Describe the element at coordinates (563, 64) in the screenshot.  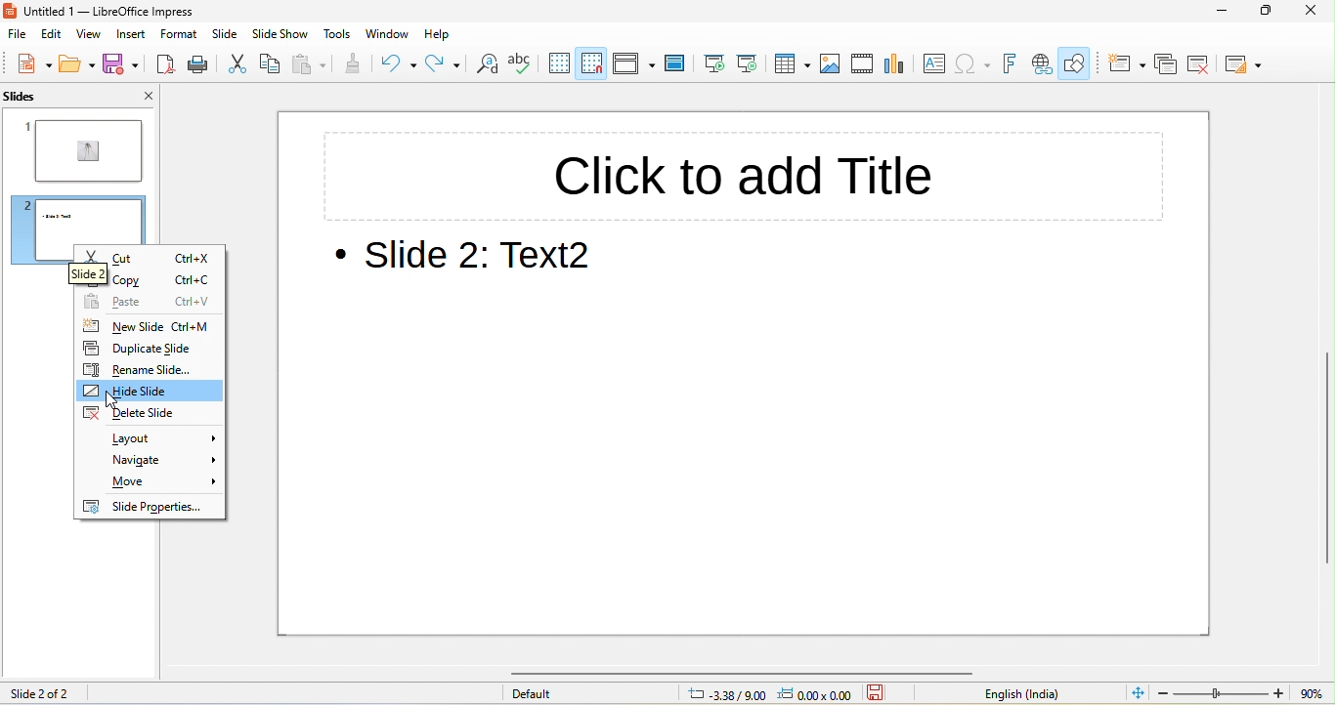
I see `display grid` at that location.